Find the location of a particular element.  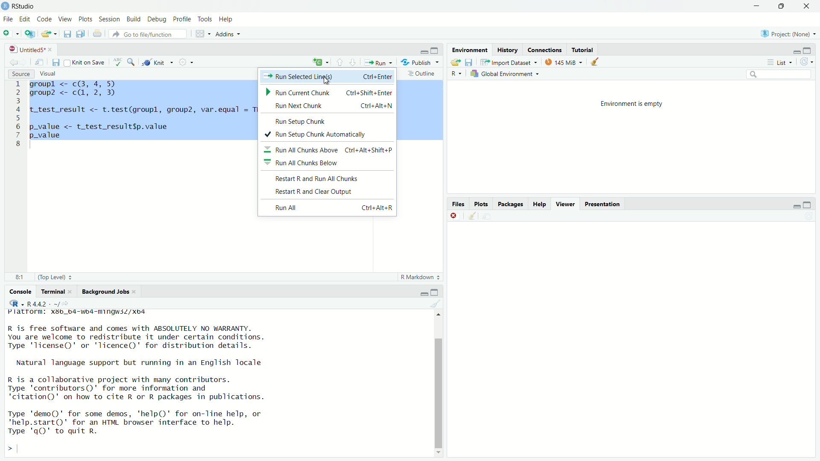

 Untitled is located at coordinates (30, 48).